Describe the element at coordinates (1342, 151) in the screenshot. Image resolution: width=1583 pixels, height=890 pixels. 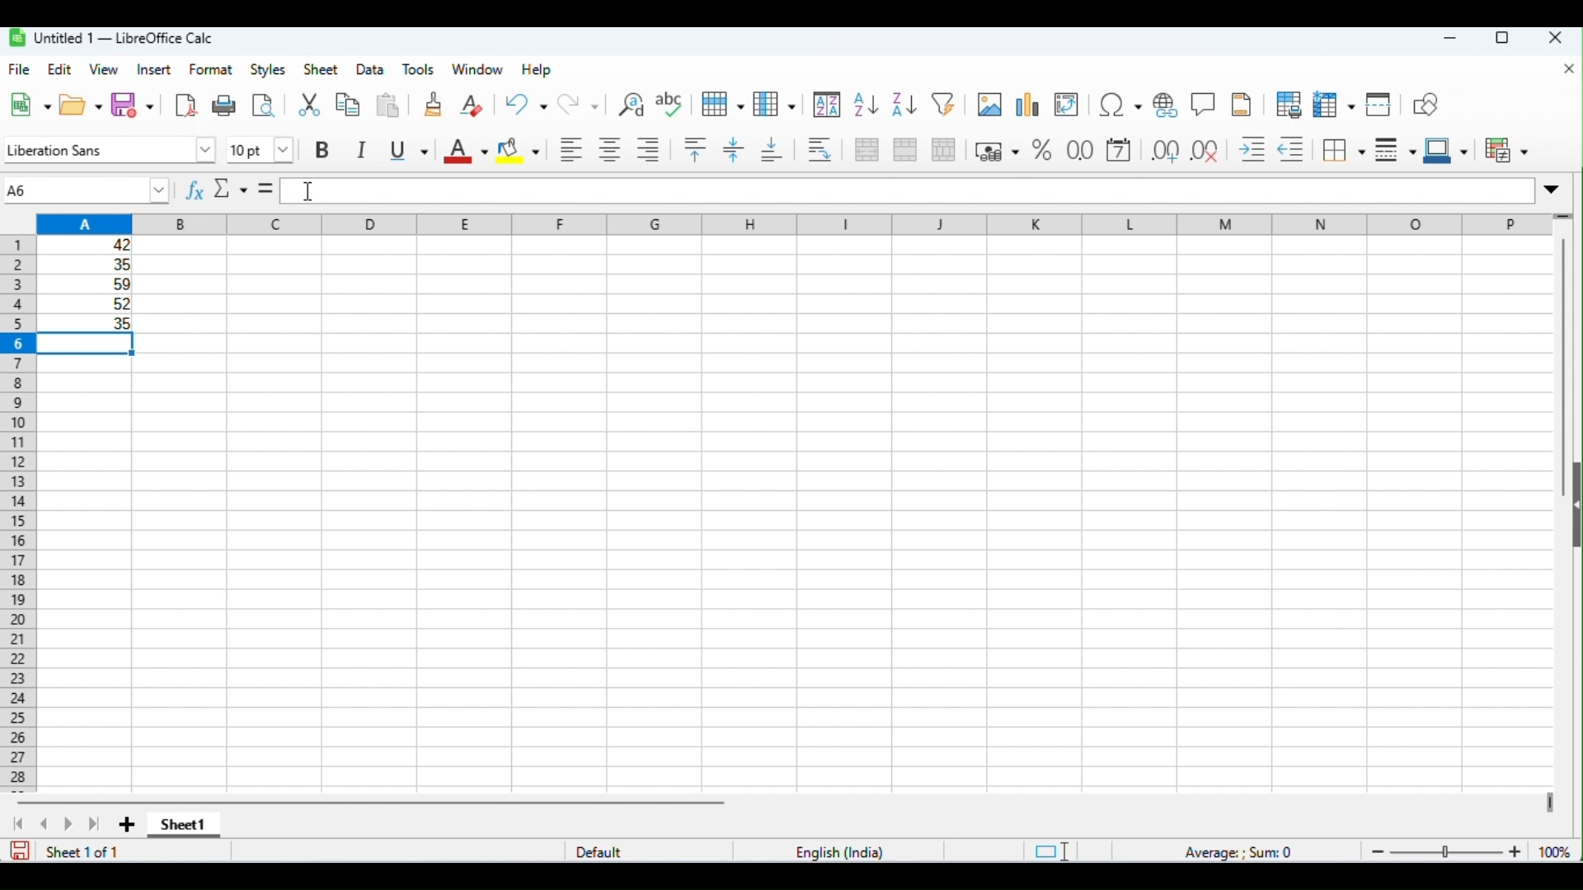
I see `border` at that location.